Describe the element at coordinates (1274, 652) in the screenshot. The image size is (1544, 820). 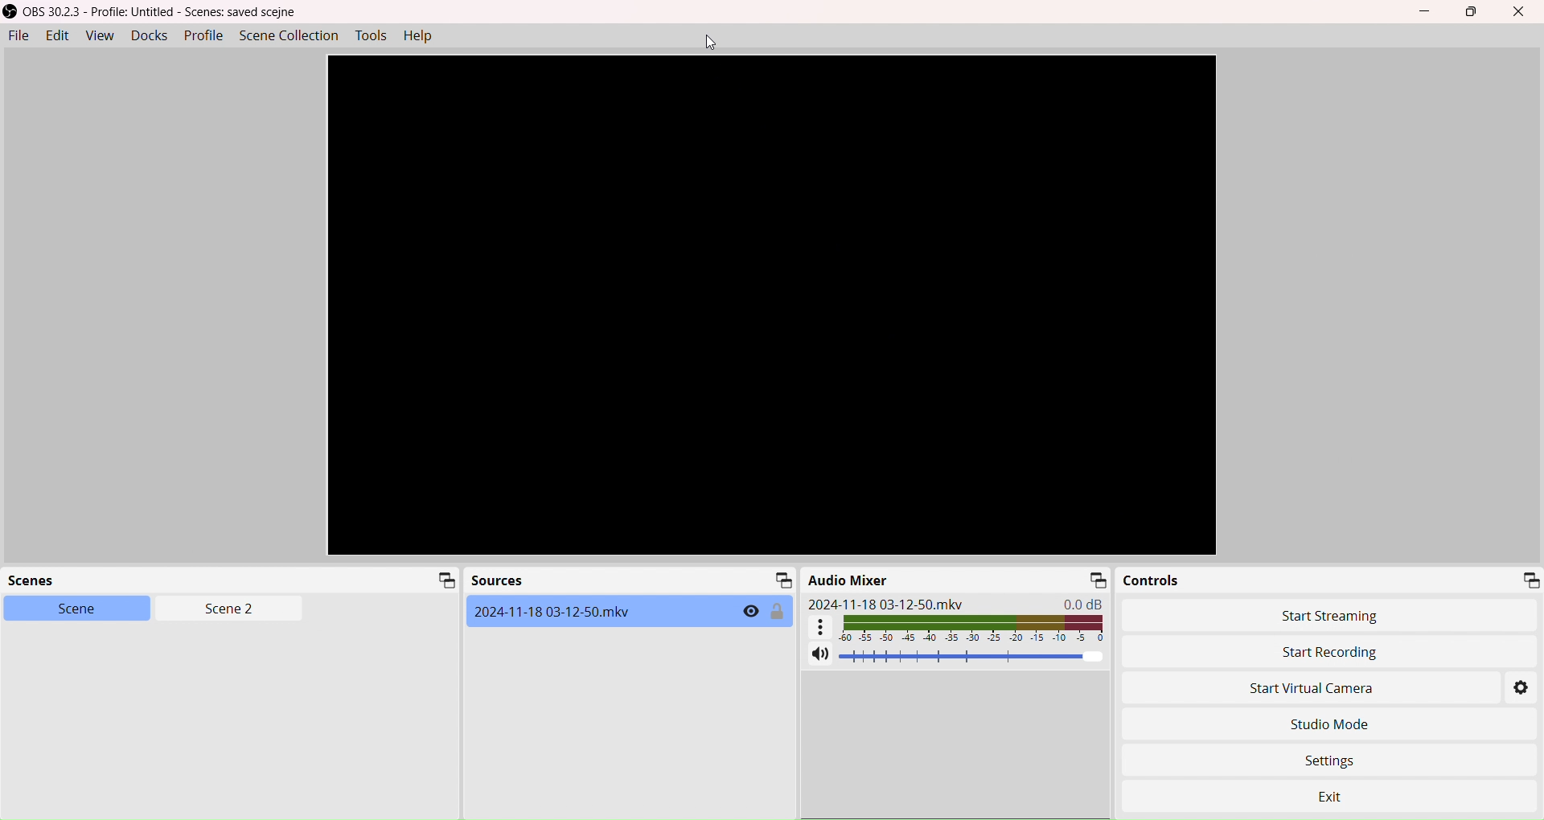
I see `Start Recording` at that location.